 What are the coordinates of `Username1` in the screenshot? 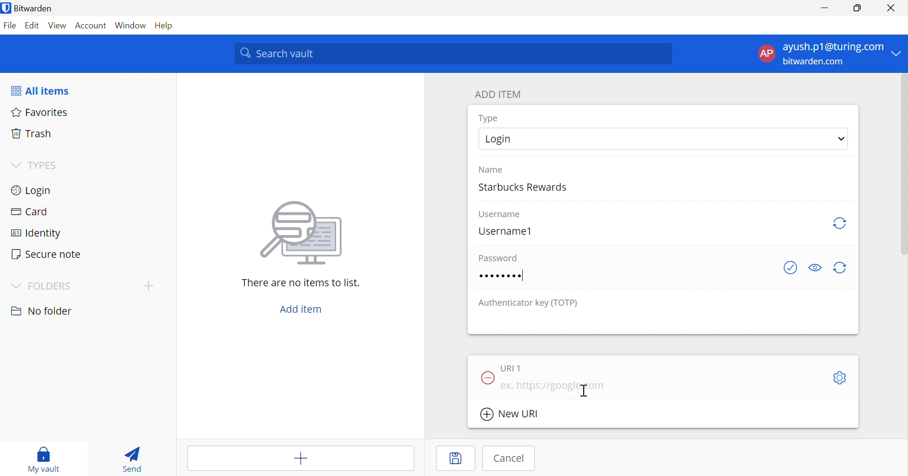 It's located at (506, 230).